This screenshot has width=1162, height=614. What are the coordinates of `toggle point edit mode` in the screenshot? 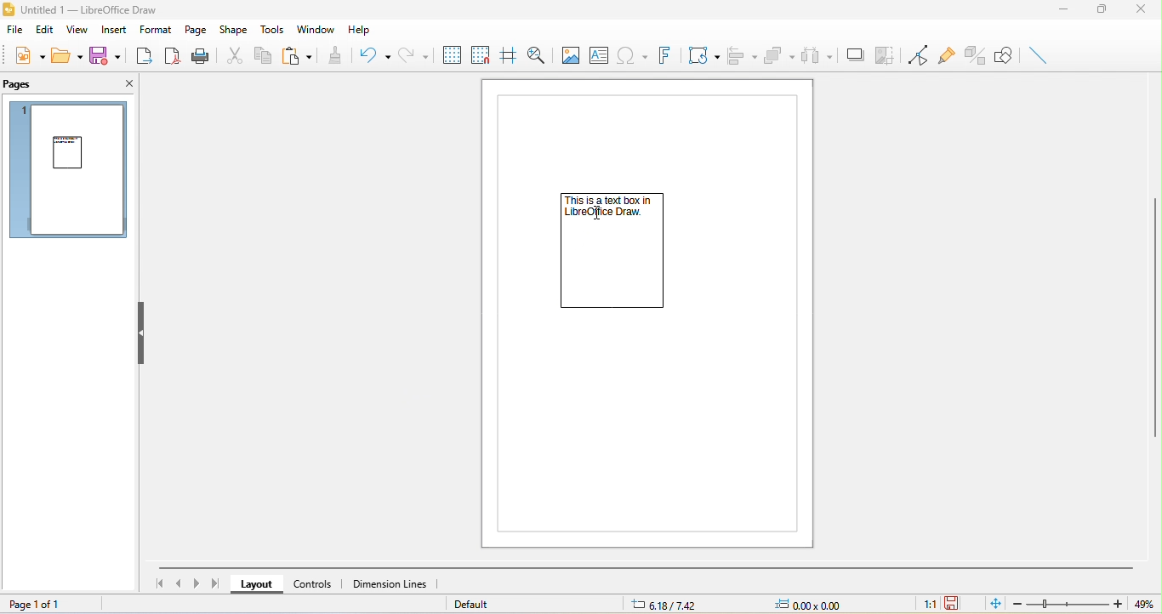 It's located at (916, 54).